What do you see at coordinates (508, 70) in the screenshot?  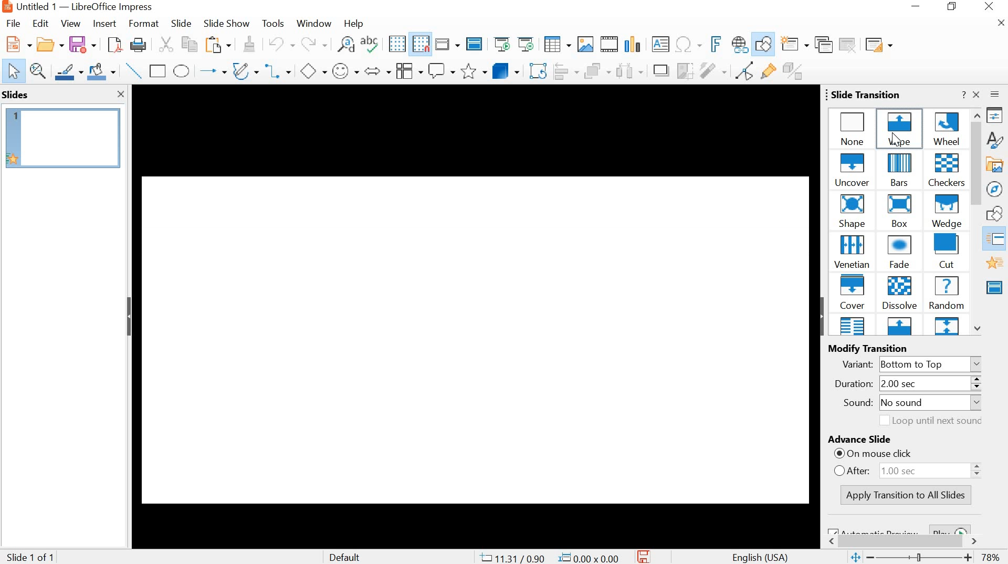 I see `3D Objects` at bounding box center [508, 70].